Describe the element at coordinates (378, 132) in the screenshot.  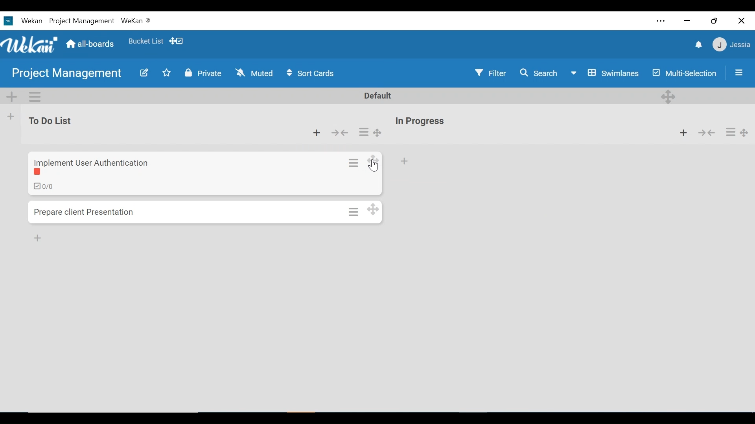
I see `Desktop drag handles` at that location.